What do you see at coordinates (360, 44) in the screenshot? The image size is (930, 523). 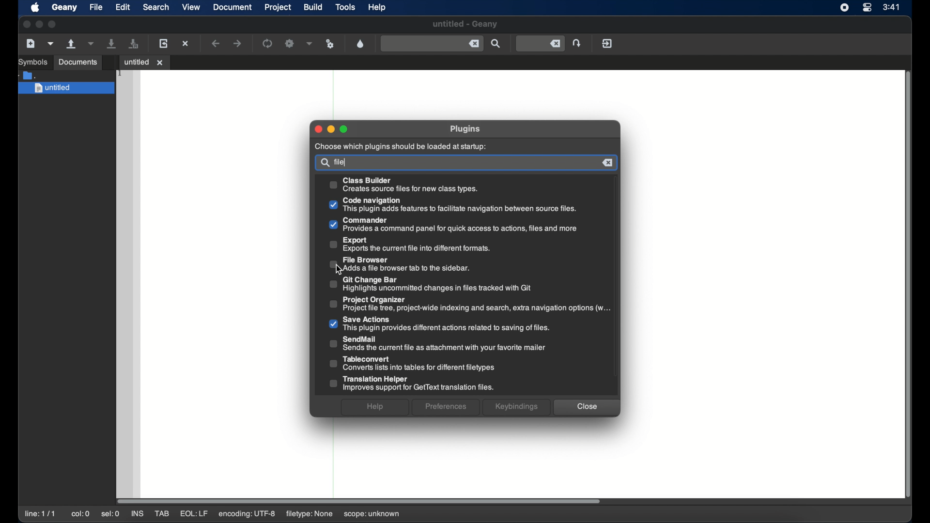 I see `open color chooser dialog` at bounding box center [360, 44].